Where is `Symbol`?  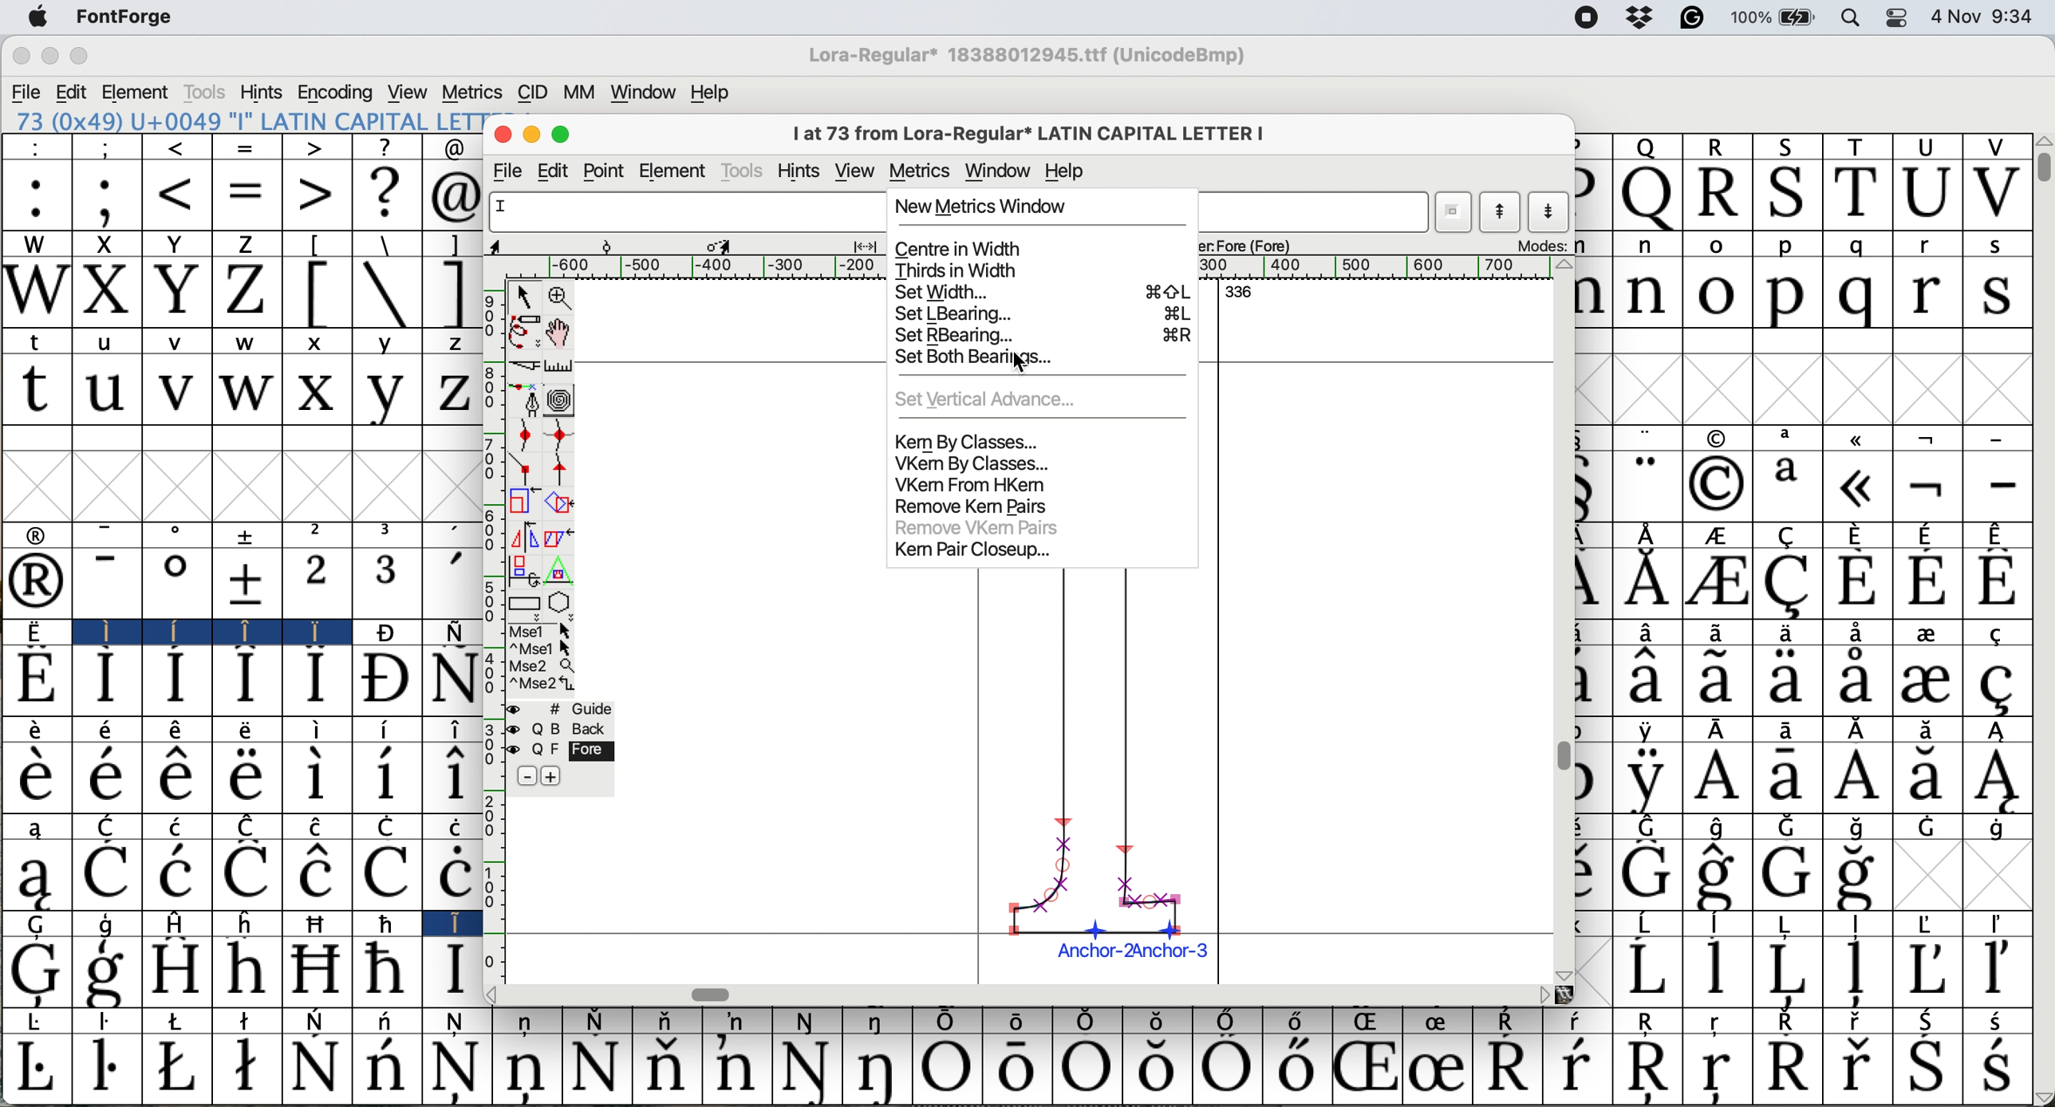
Symbol is located at coordinates (1926, 968).